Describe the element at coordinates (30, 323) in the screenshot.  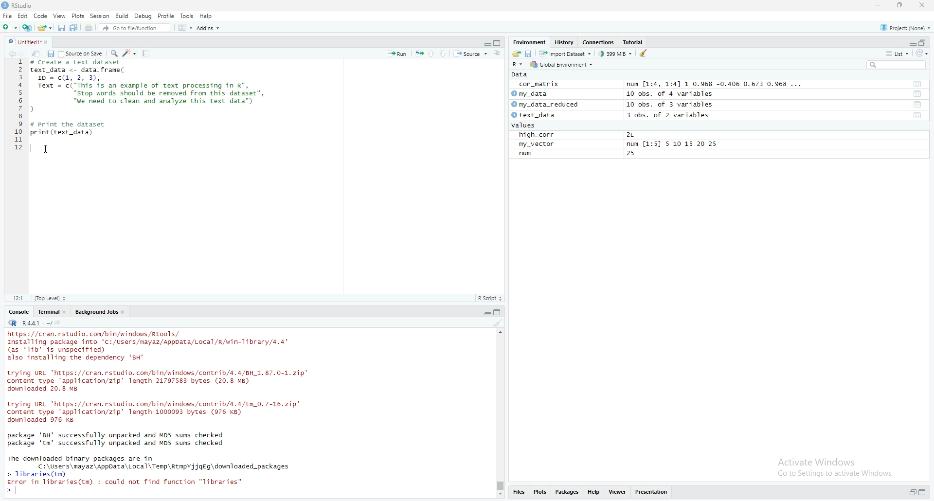
I see `R.4.4.1` at that location.